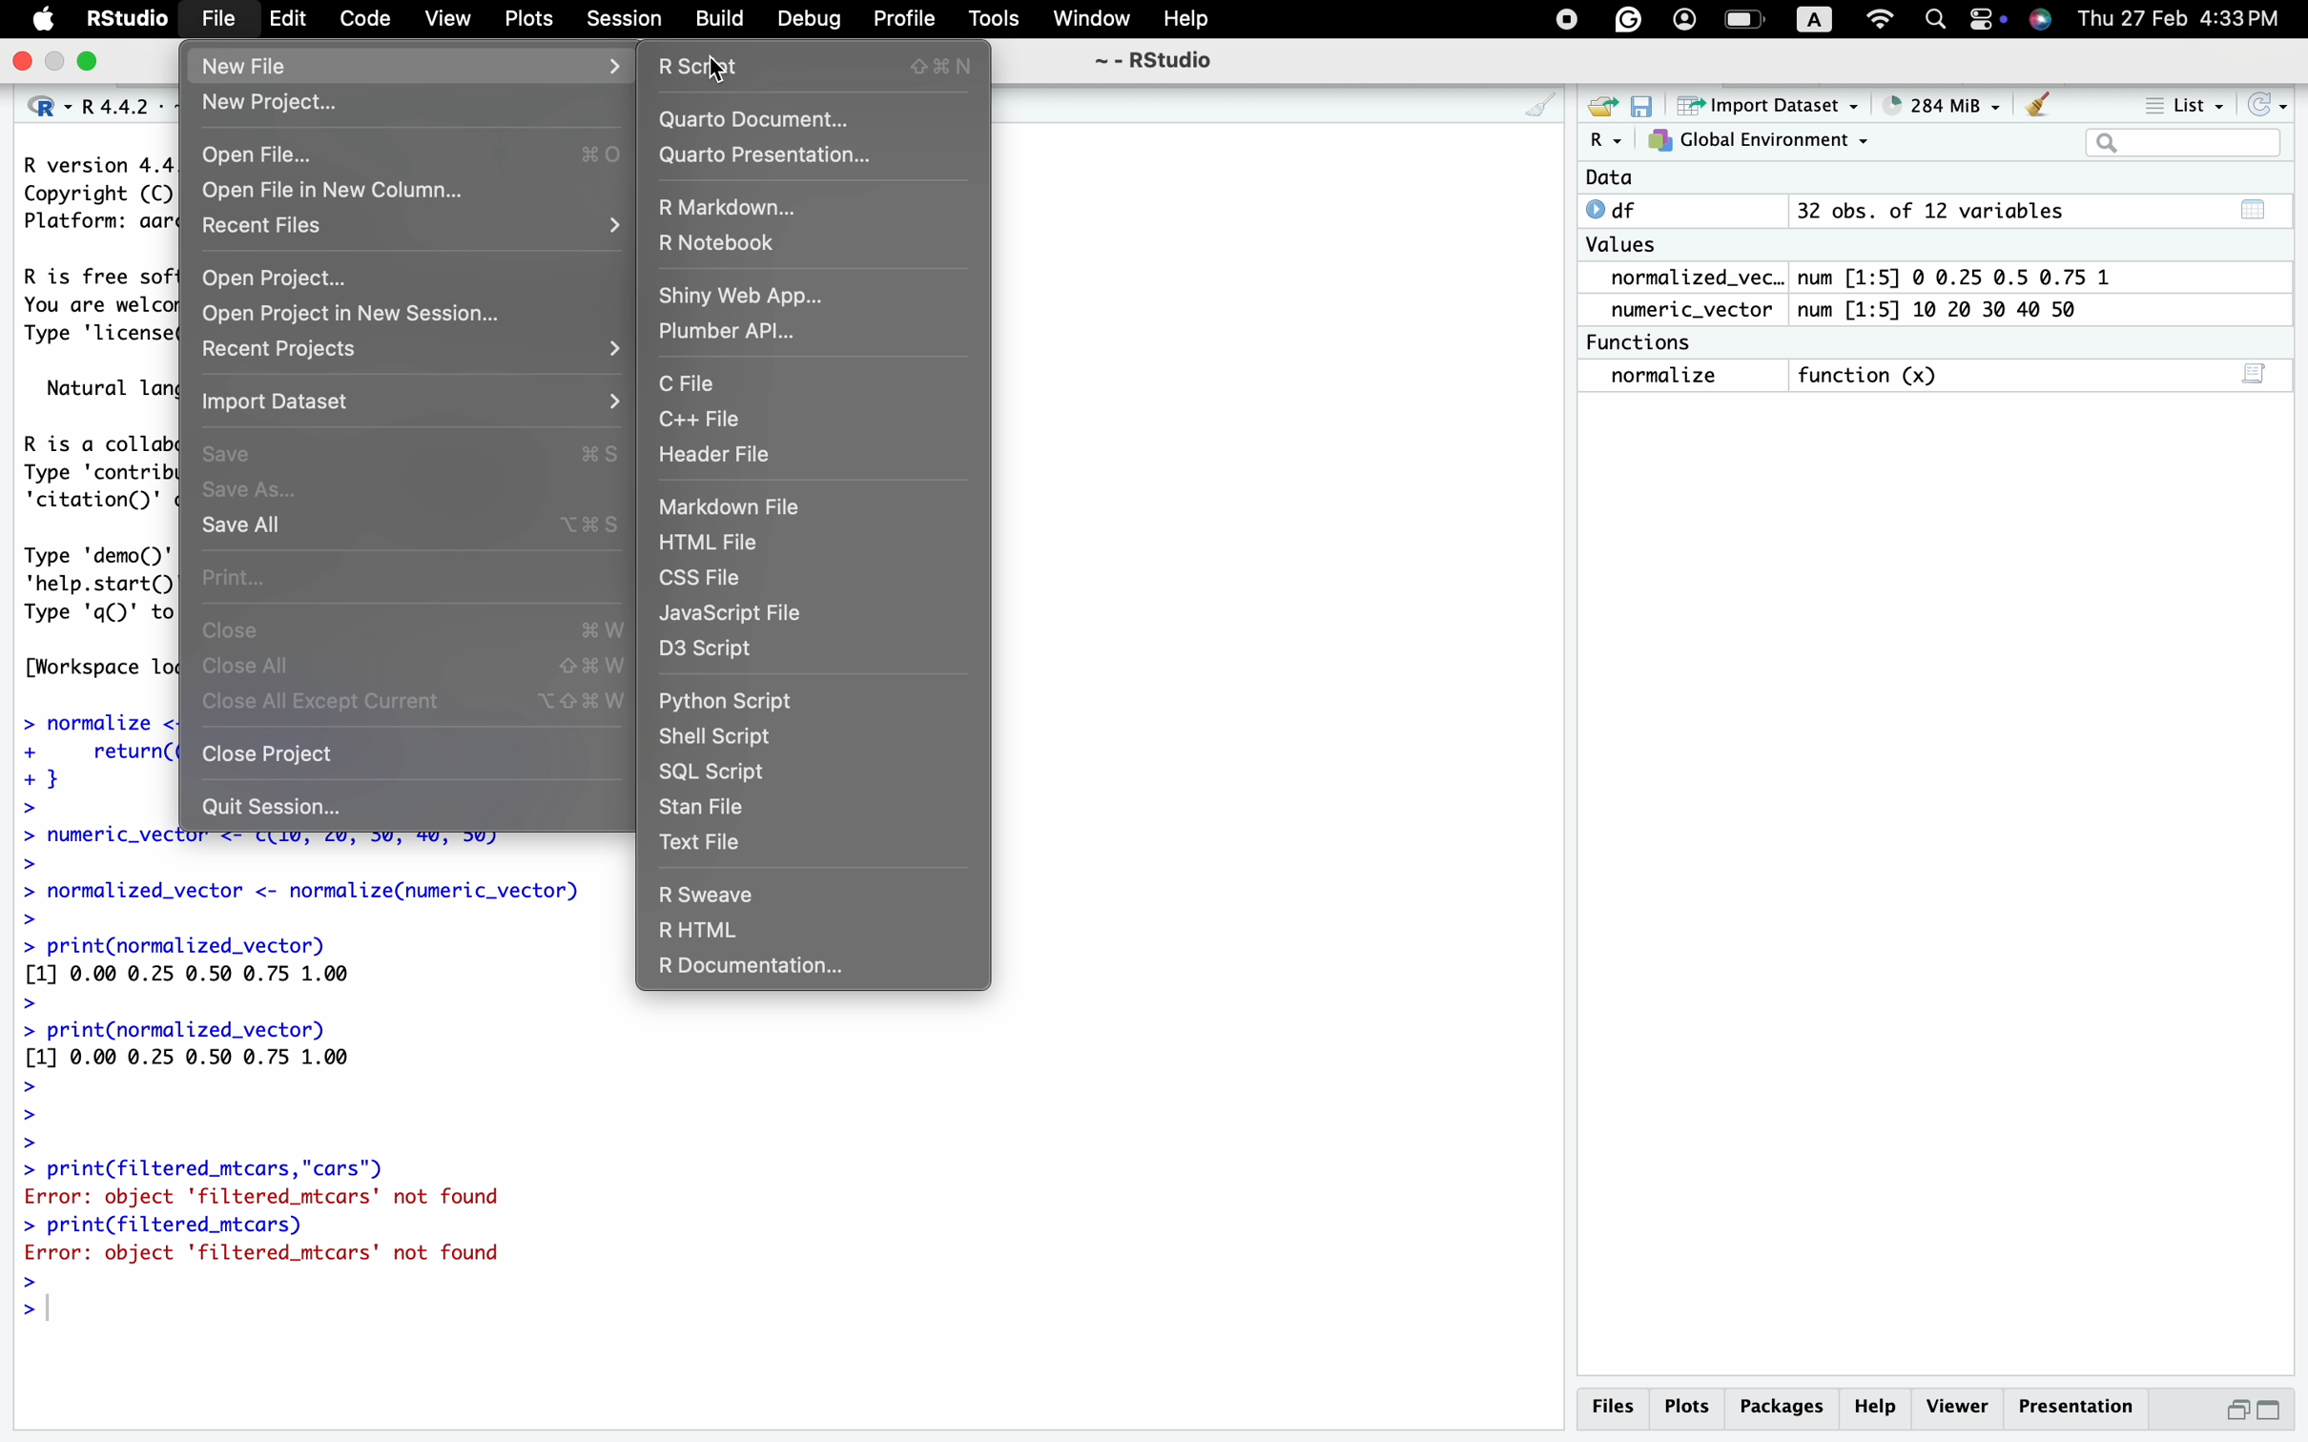 The width and height of the screenshot is (2308, 1442). I want to click on Save, so click(411, 451).